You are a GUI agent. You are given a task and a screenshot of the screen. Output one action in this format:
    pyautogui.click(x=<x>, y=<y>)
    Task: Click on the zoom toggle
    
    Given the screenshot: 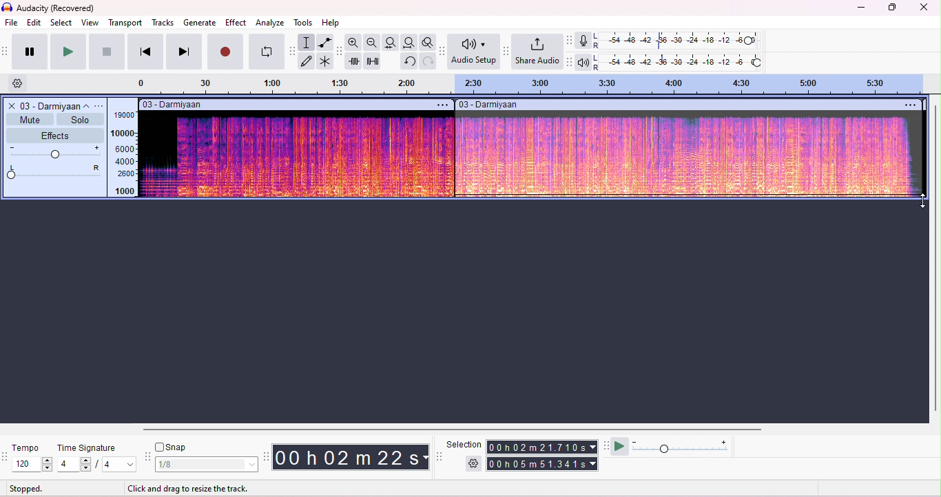 What is the action you would take?
    pyautogui.click(x=426, y=42)
    